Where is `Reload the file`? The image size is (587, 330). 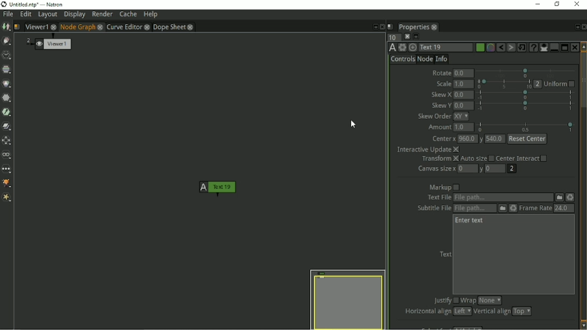 Reload the file is located at coordinates (512, 209).